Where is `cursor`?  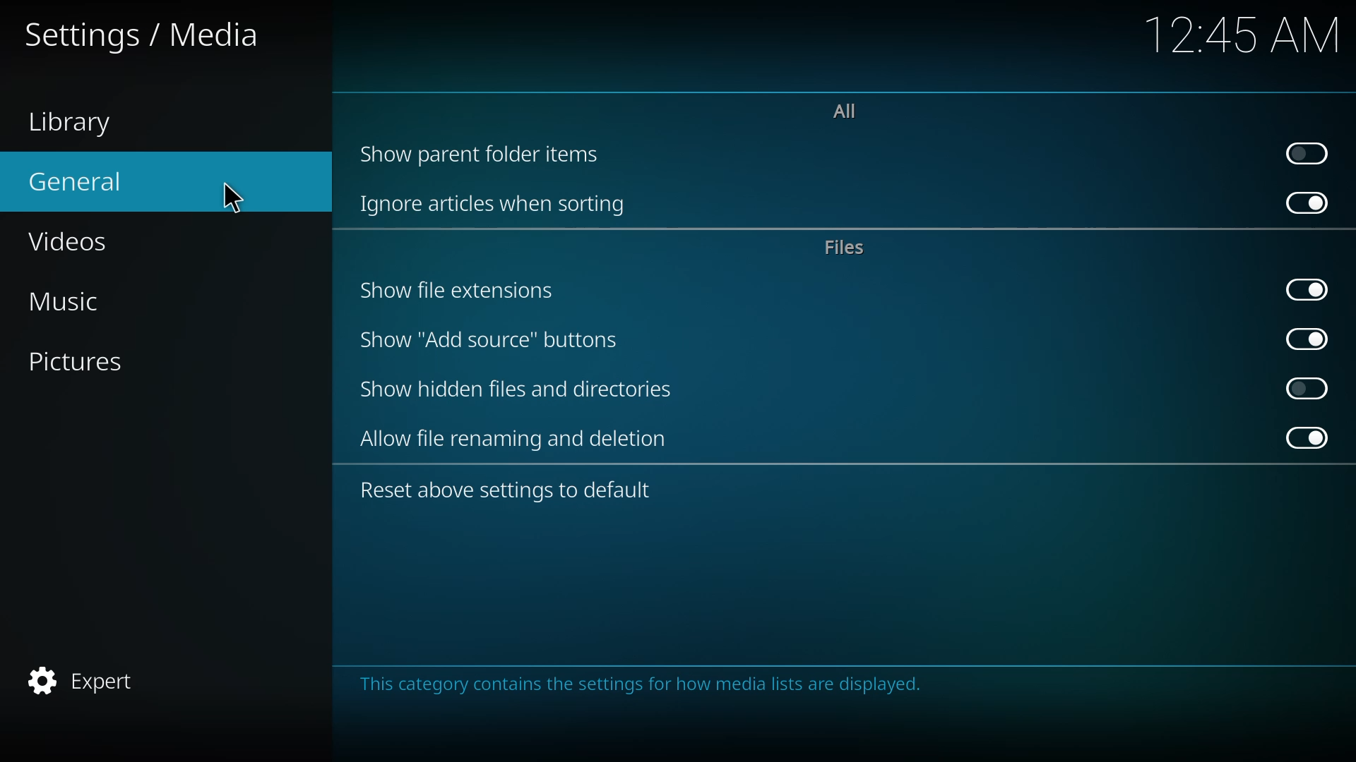
cursor is located at coordinates (234, 198).